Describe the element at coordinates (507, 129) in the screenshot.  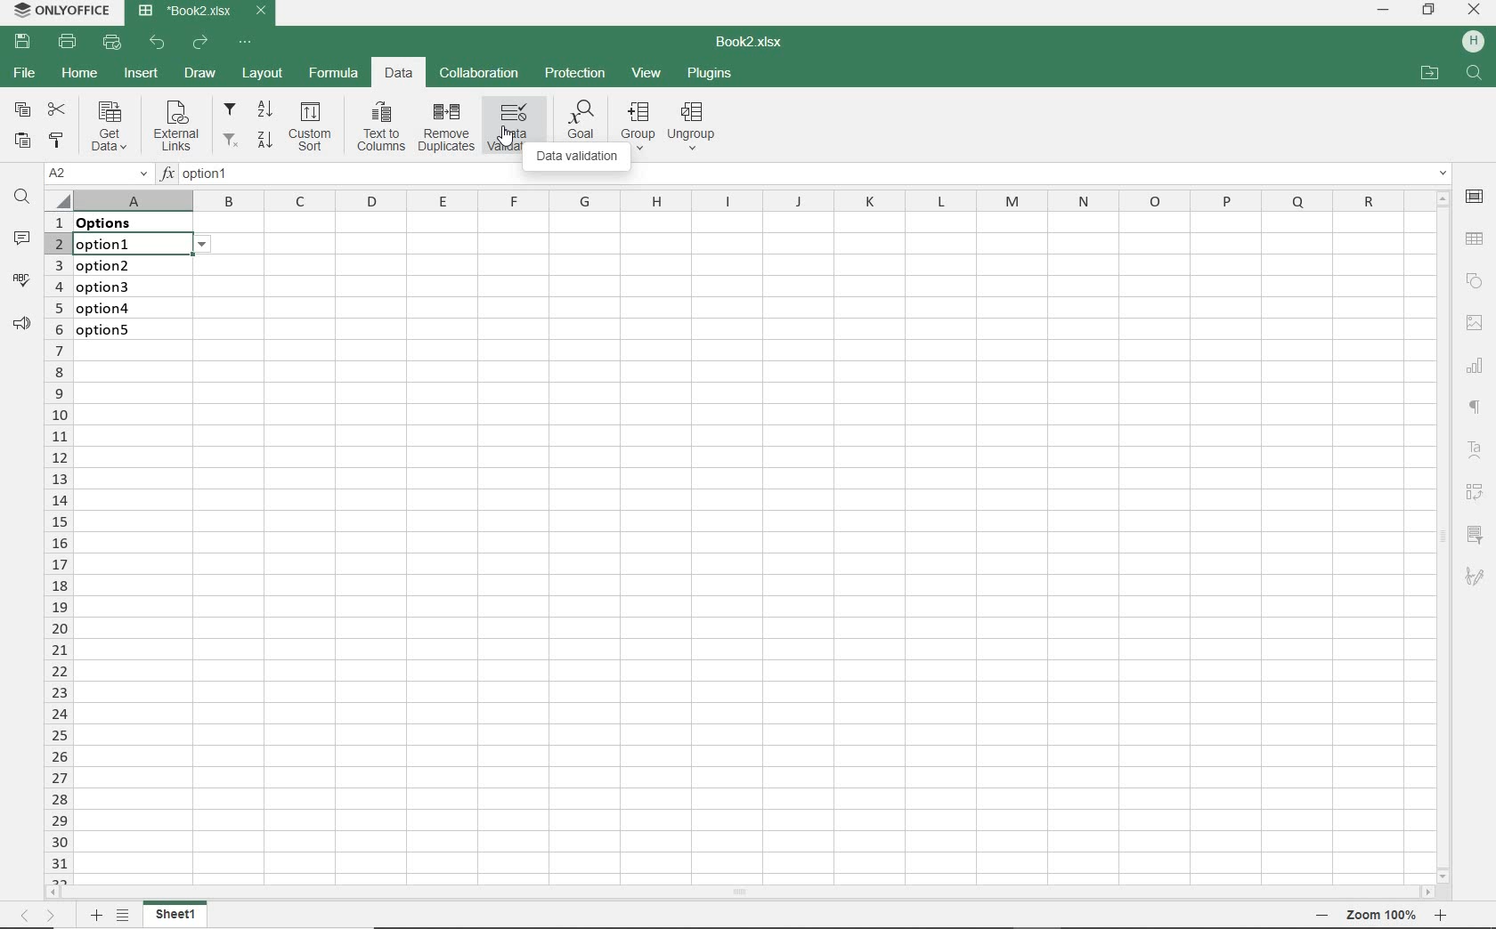
I see `DATA VALIDATION` at that location.